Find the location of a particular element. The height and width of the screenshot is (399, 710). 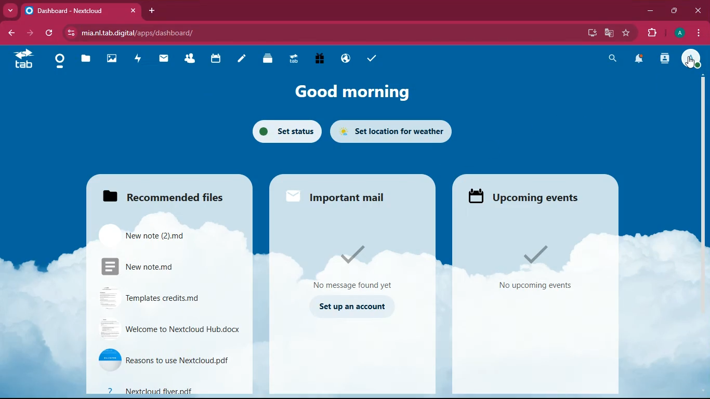

back is located at coordinates (10, 33).